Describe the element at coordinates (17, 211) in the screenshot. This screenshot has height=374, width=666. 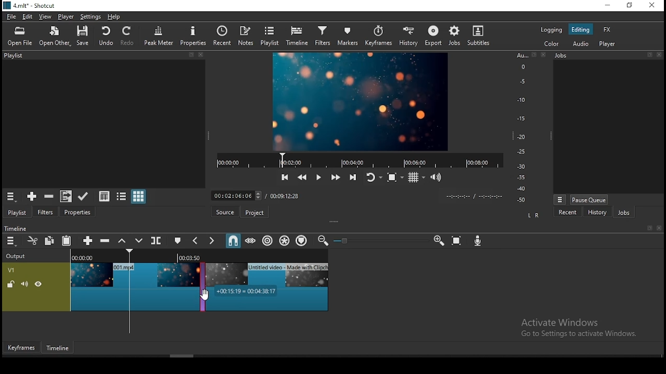
I see `playlist` at that location.